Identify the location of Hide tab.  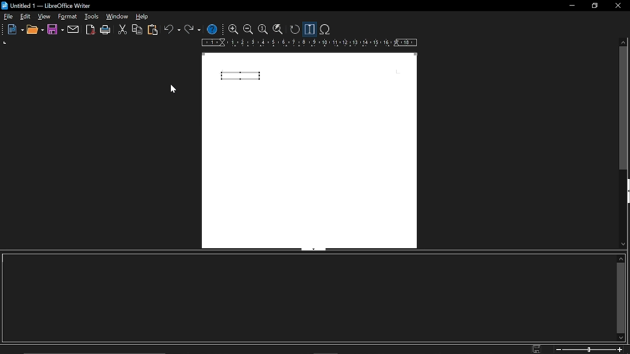
(313, 249).